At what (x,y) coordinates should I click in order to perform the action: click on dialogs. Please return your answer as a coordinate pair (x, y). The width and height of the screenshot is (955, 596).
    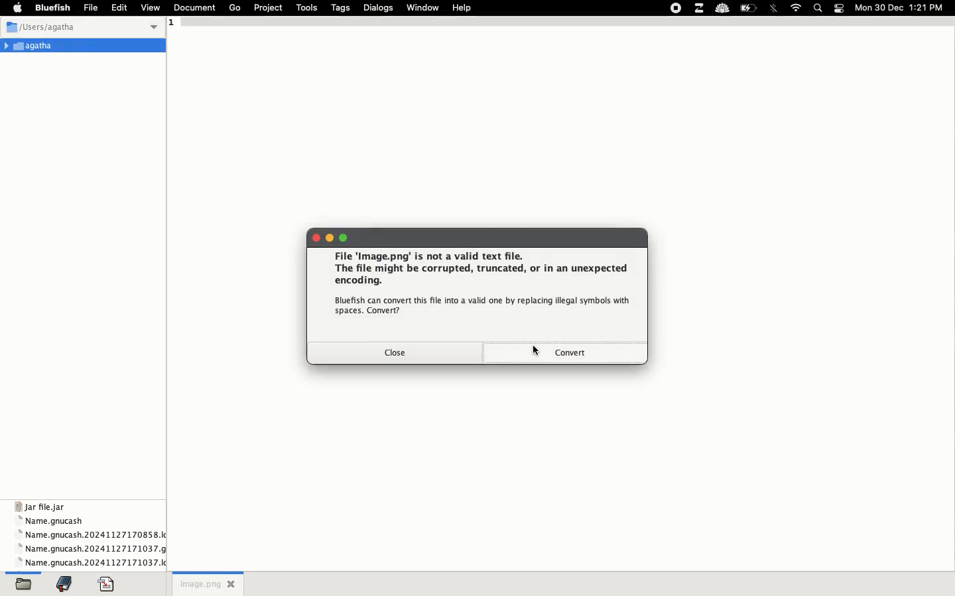
    Looking at the image, I should click on (379, 9).